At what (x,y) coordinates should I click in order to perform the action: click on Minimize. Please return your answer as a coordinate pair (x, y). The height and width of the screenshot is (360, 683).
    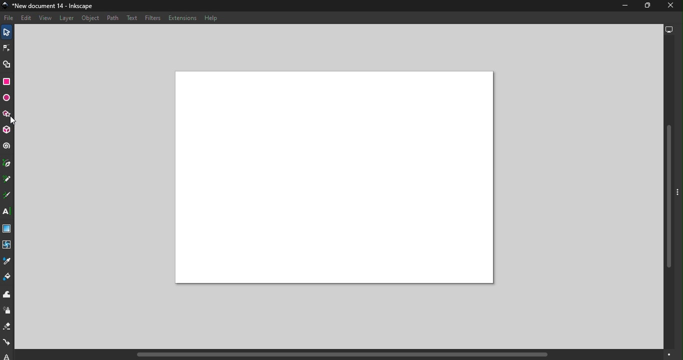
    Looking at the image, I should click on (622, 7).